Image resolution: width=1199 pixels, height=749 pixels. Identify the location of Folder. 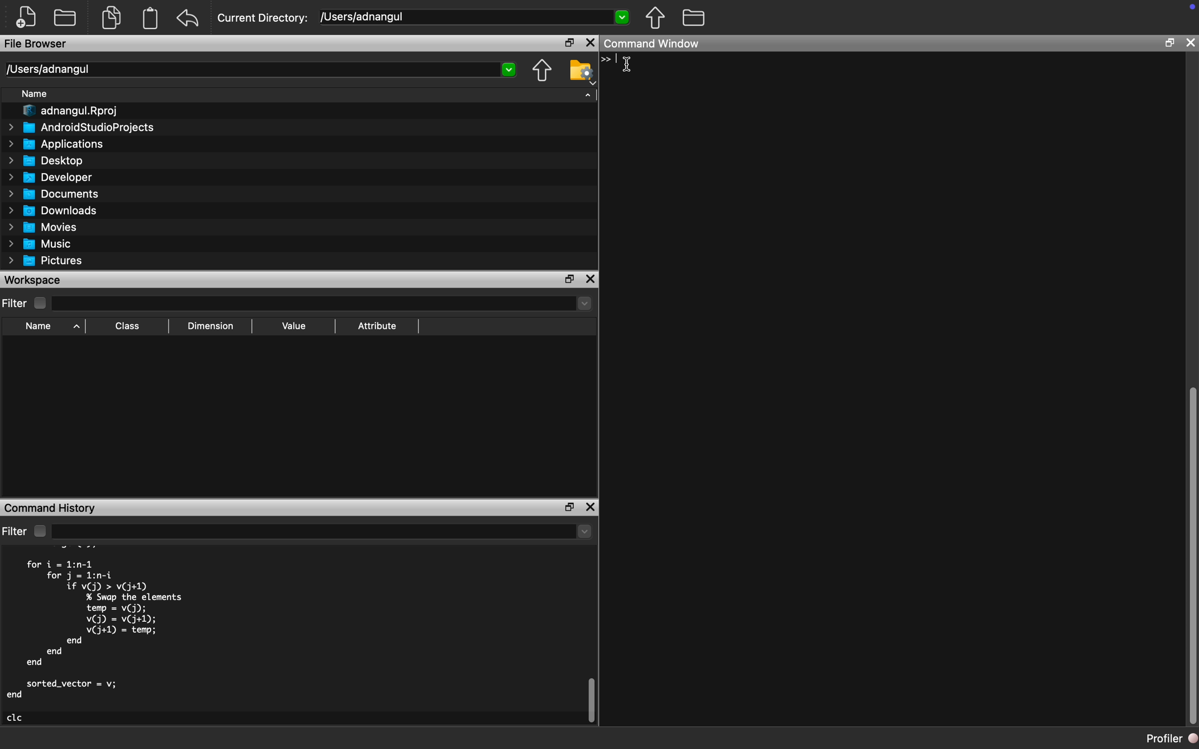
(693, 18).